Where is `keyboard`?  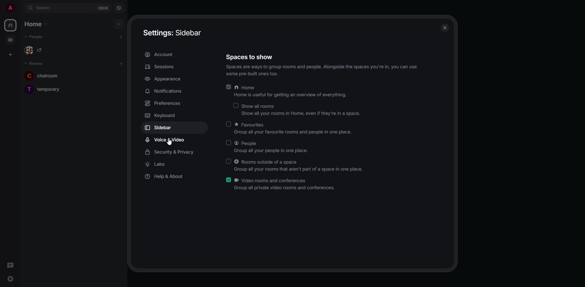
keyboard is located at coordinates (161, 115).